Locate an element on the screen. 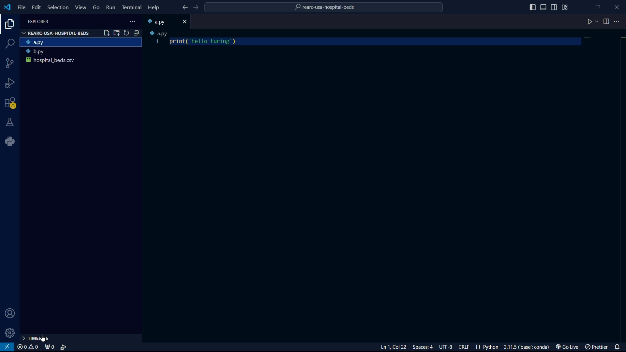 The height and width of the screenshot is (352, 626). select end line of sequence is located at coordinates (463, 347).